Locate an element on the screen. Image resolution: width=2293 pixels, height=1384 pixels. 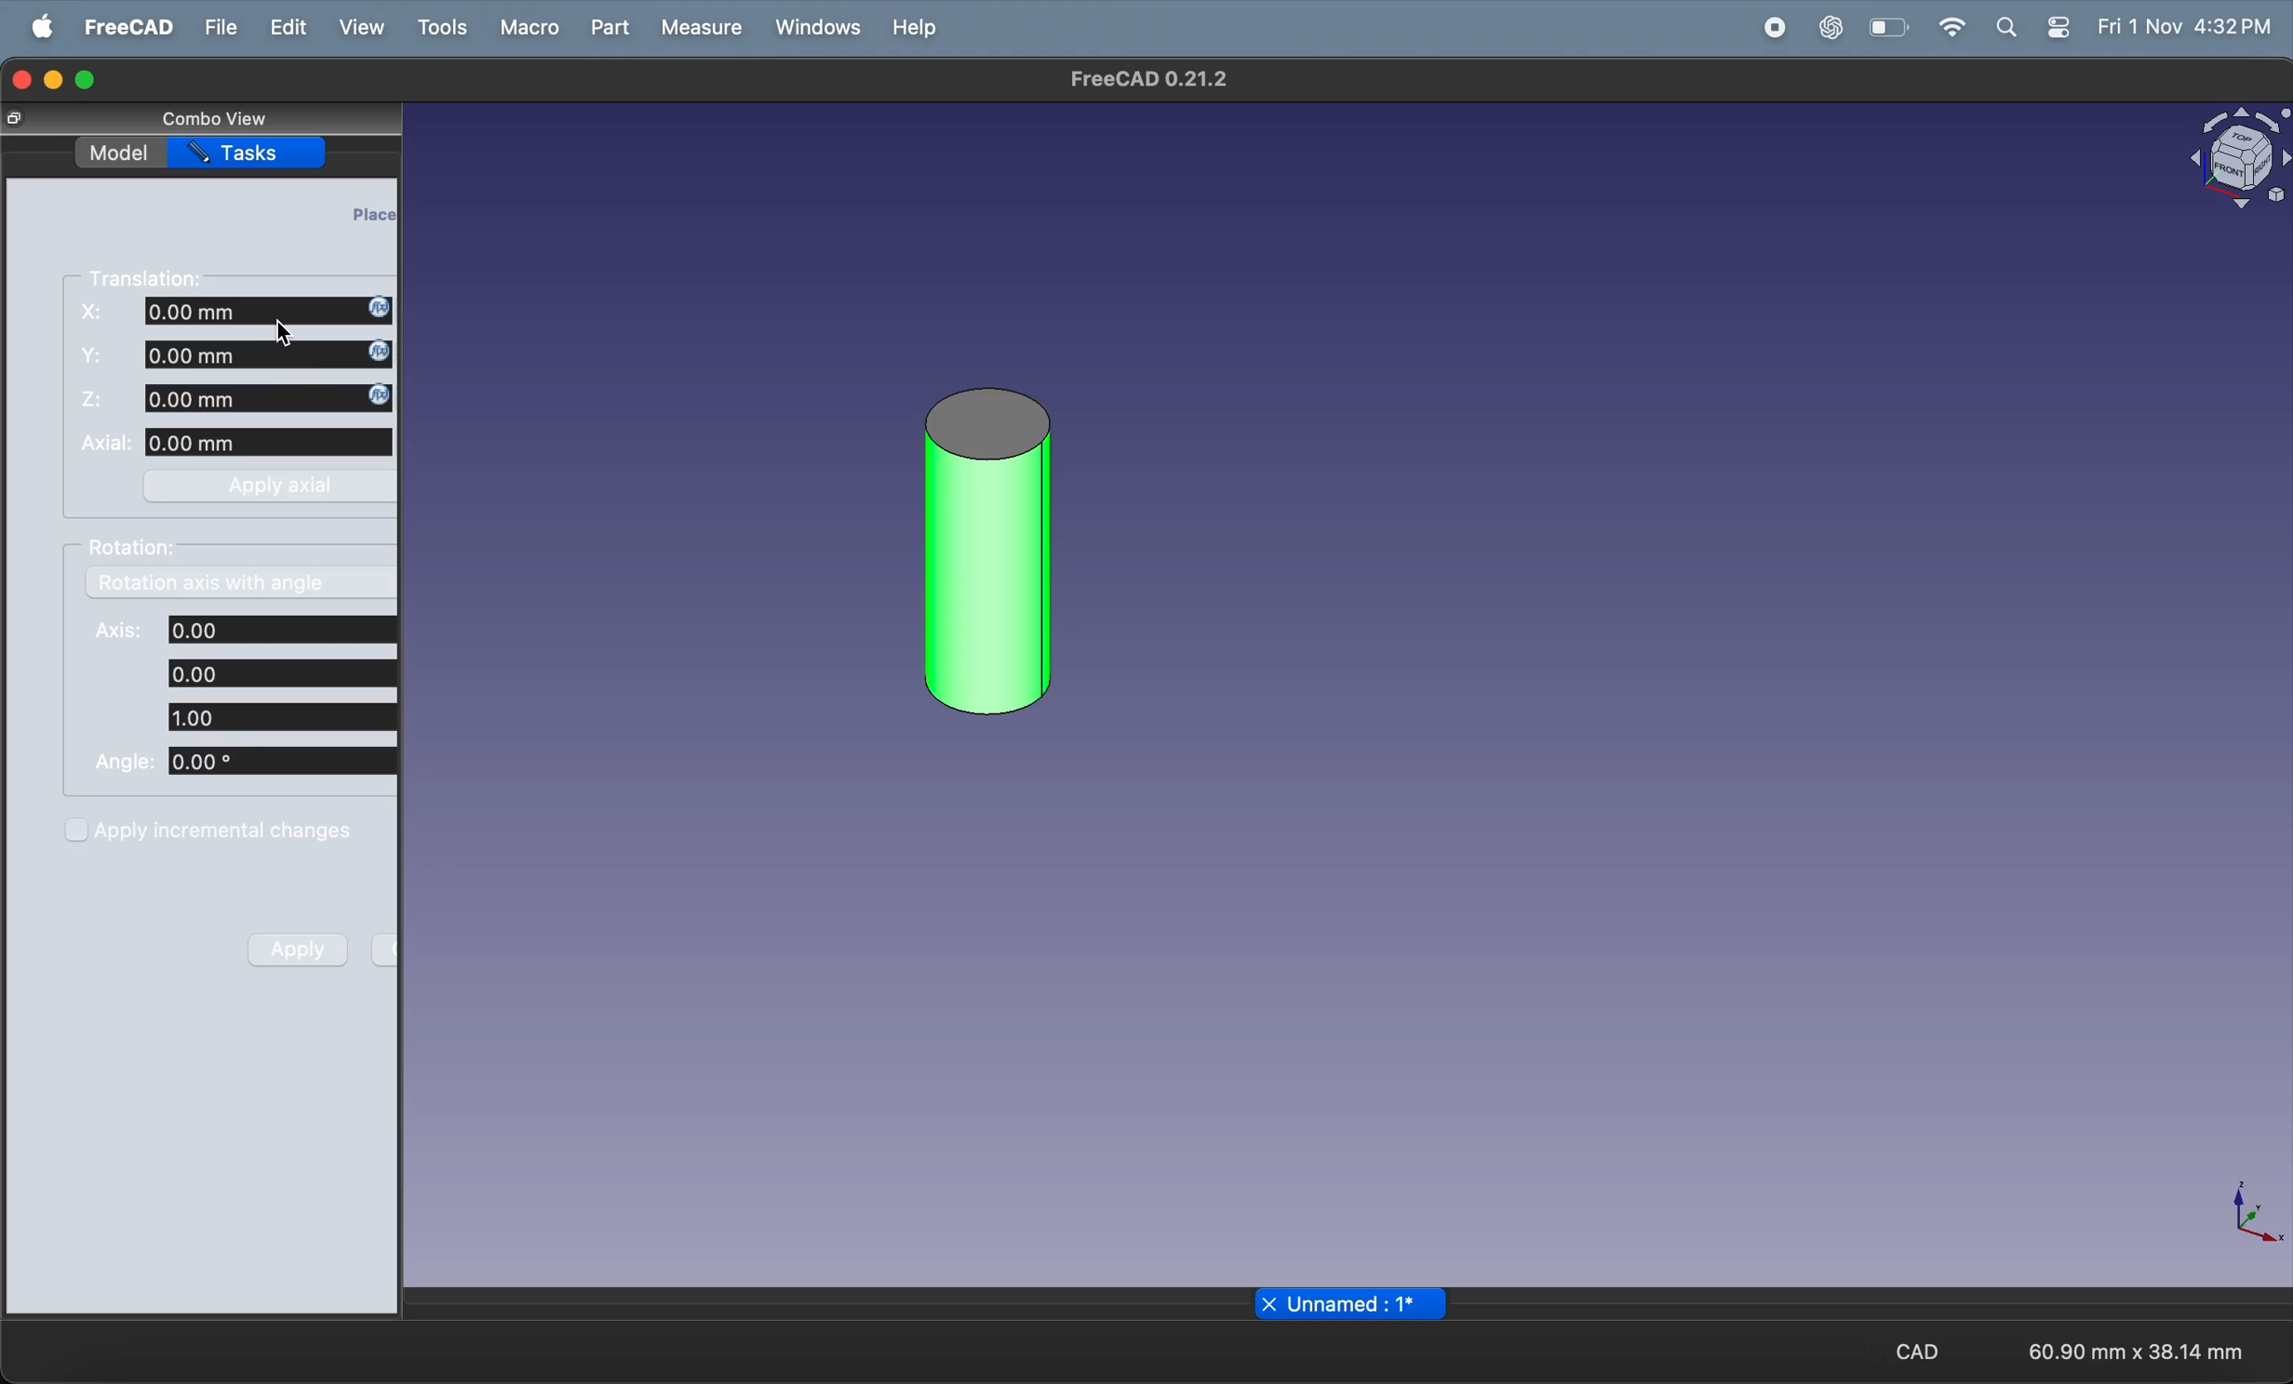
rotation is located at coordinates (141, 552).